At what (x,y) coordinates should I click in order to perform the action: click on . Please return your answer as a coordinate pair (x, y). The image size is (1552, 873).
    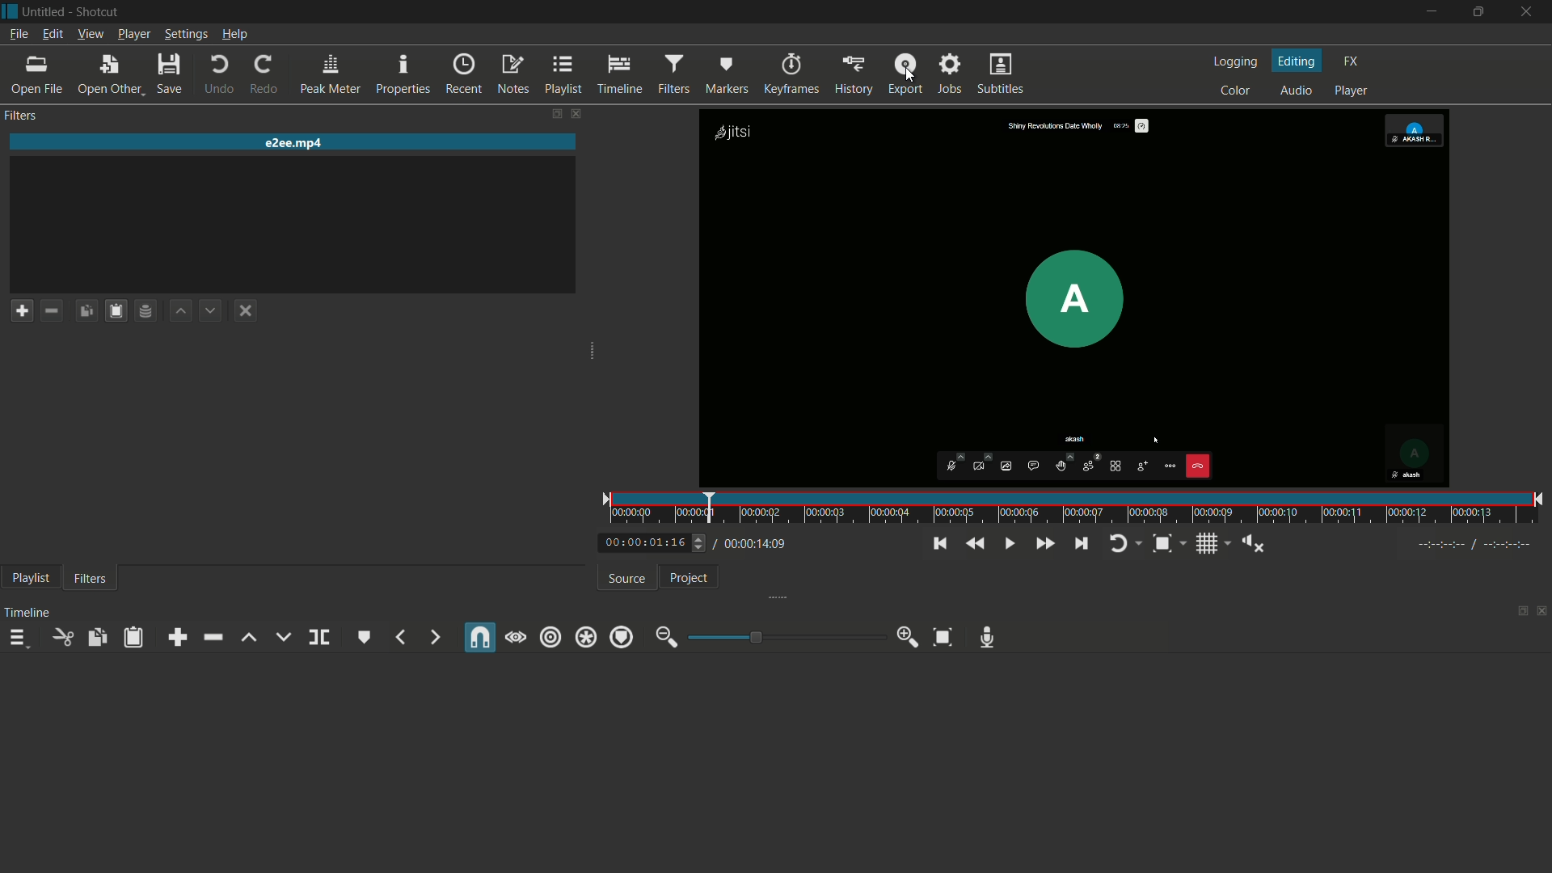
    Looking at the image, I should click on (132, 33).